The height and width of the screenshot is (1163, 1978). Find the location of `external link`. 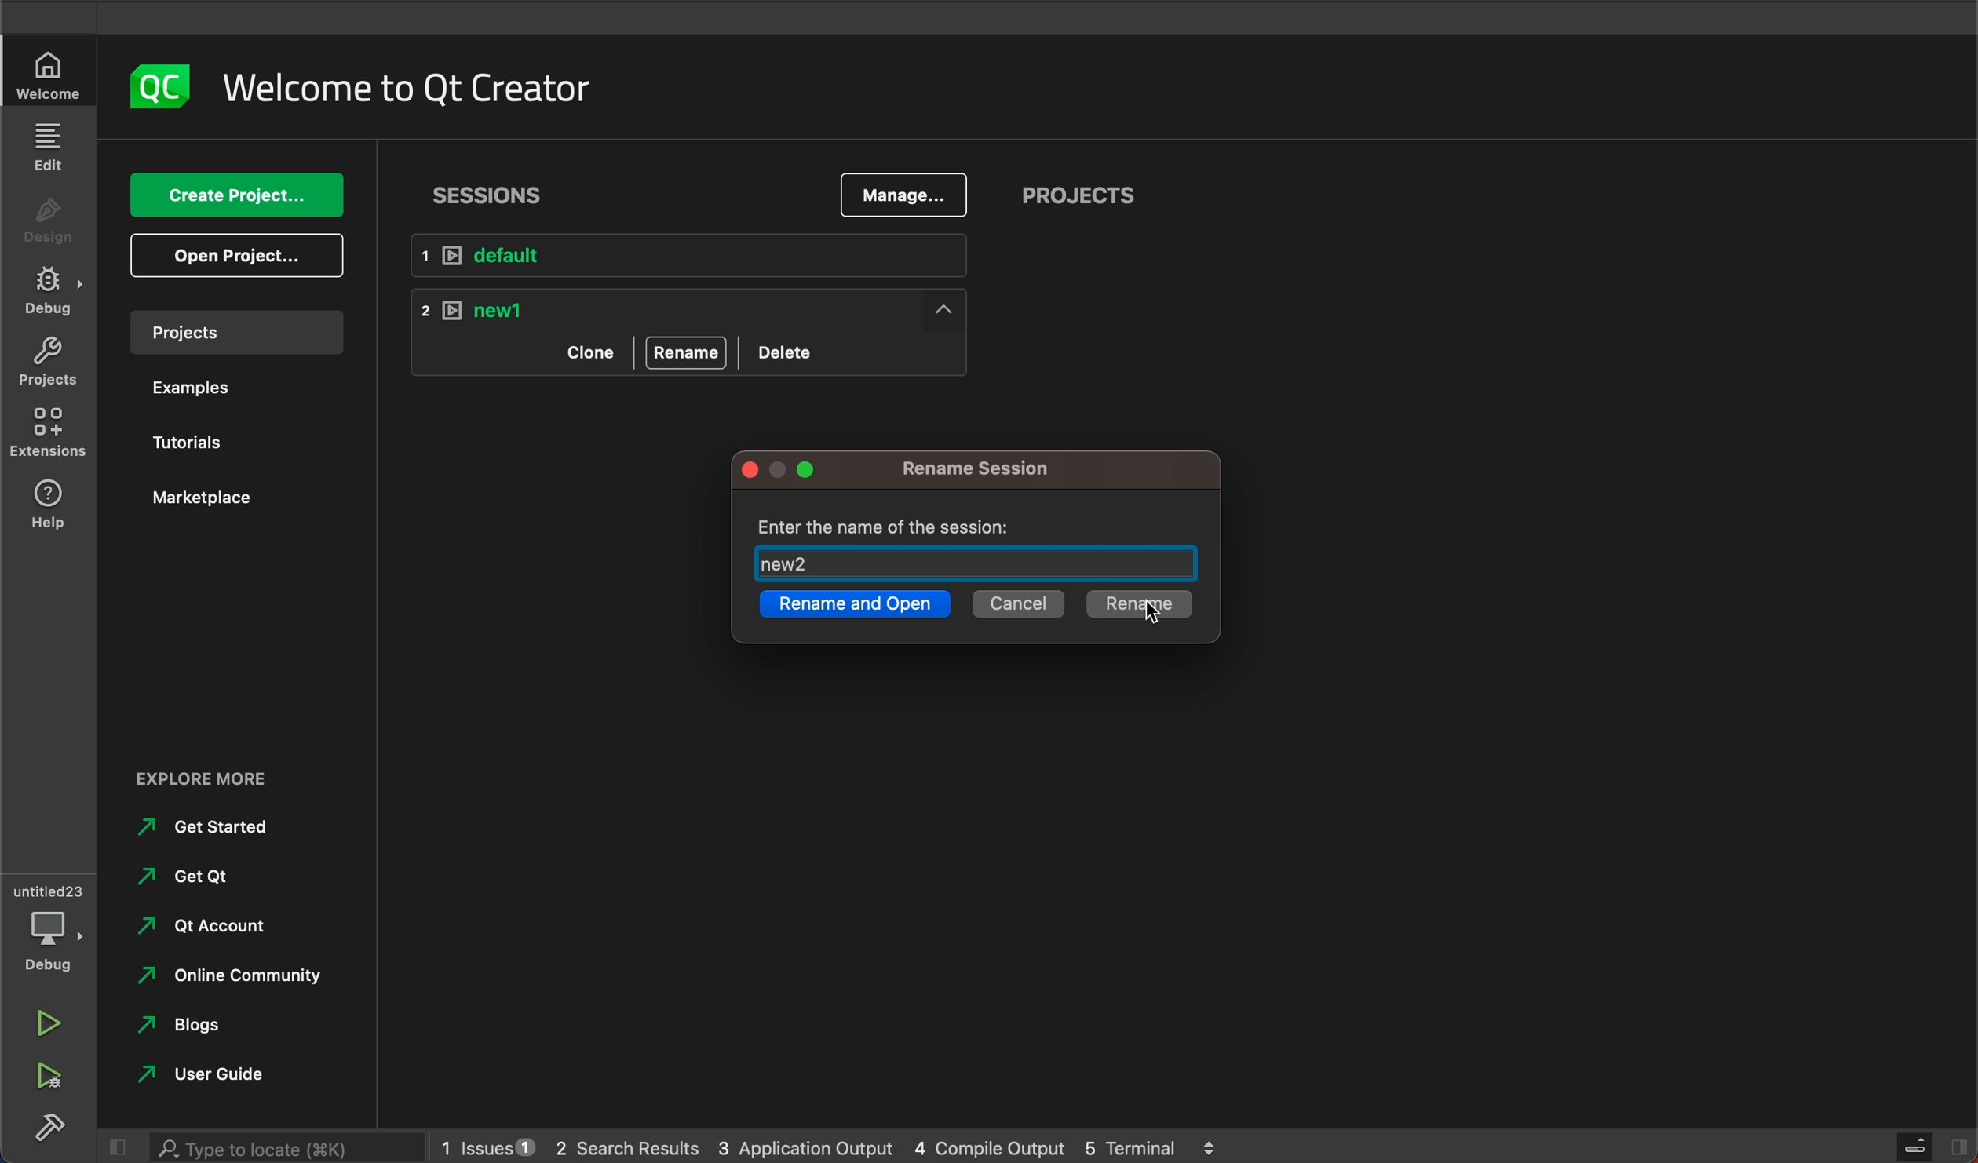

external link is located at coordinates (236, 780).